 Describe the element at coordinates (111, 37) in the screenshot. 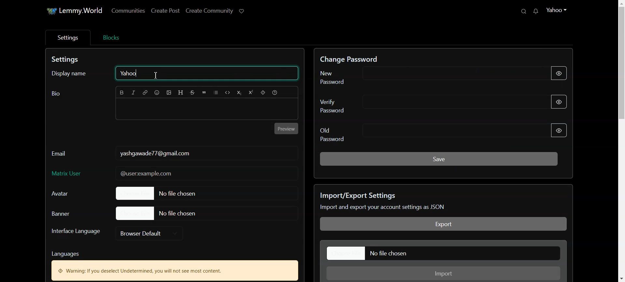

I see `Blocks` at that location.